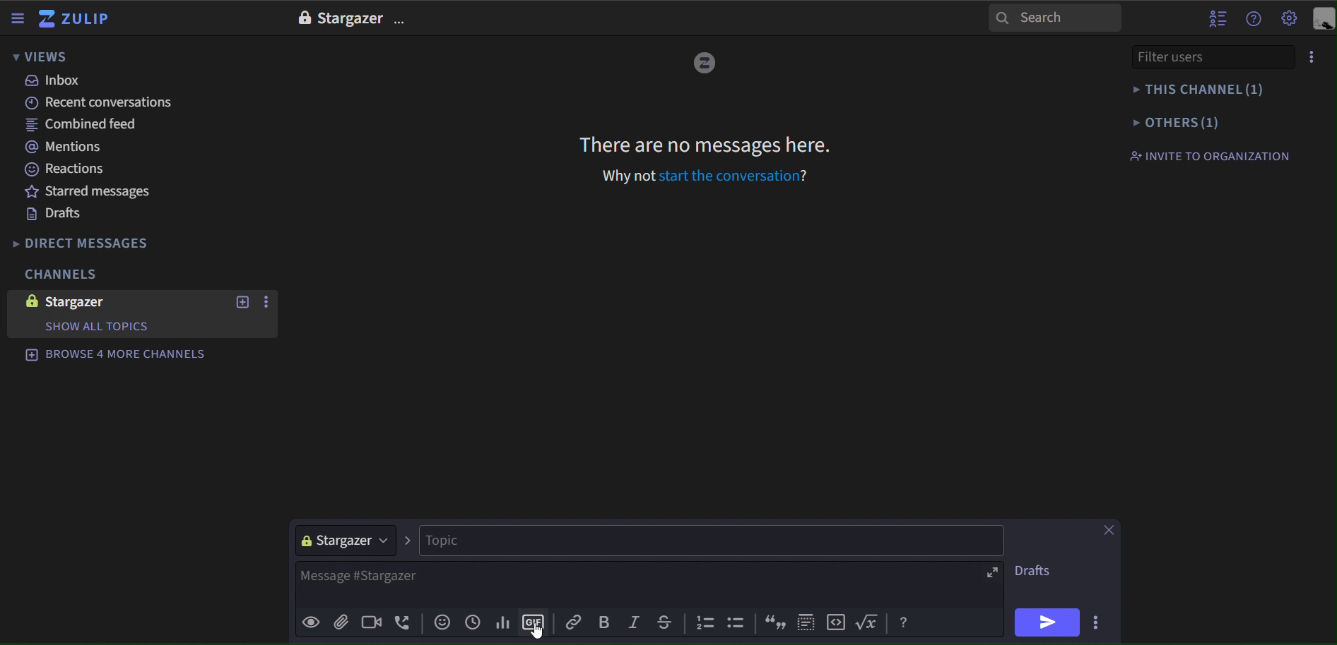 This screenshot has width=1337, height=645. I want to click on Others(1), so click(1206, 121).